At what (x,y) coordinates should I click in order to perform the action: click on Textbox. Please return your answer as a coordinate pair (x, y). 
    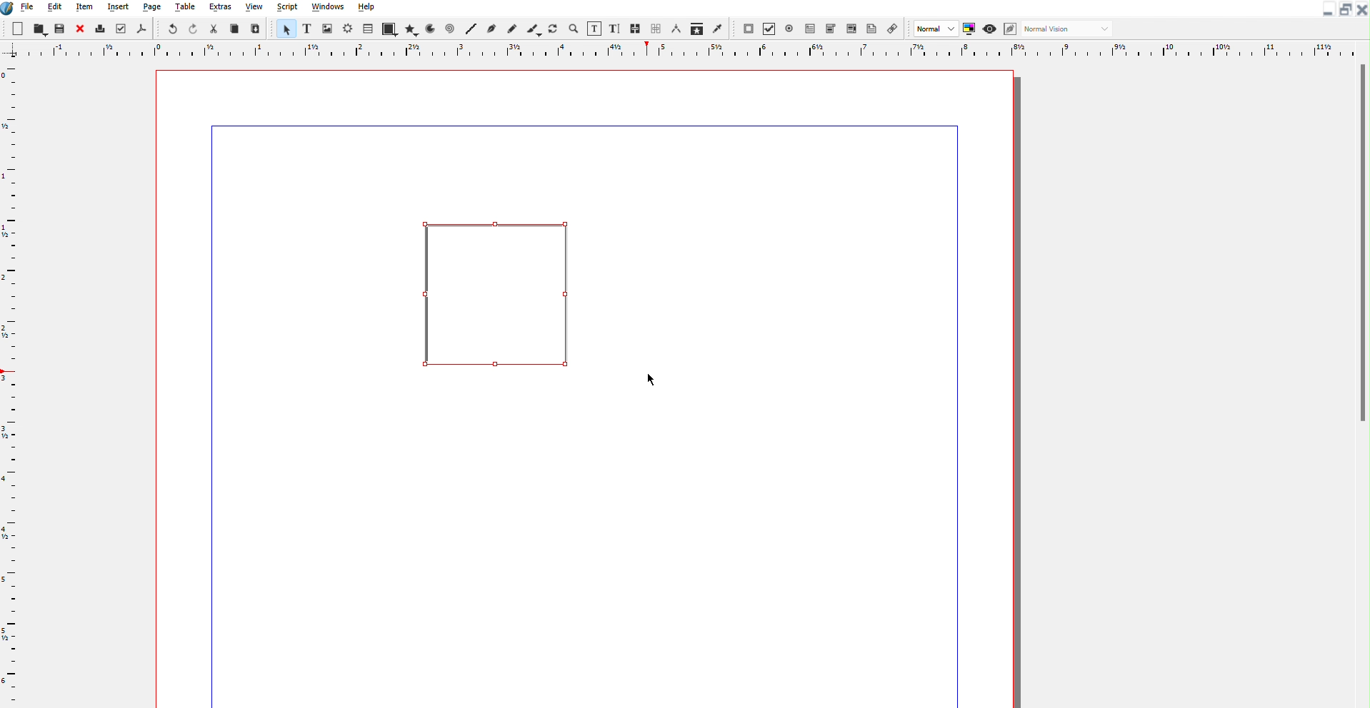
    Looking at the image, I should click on (593, 28).